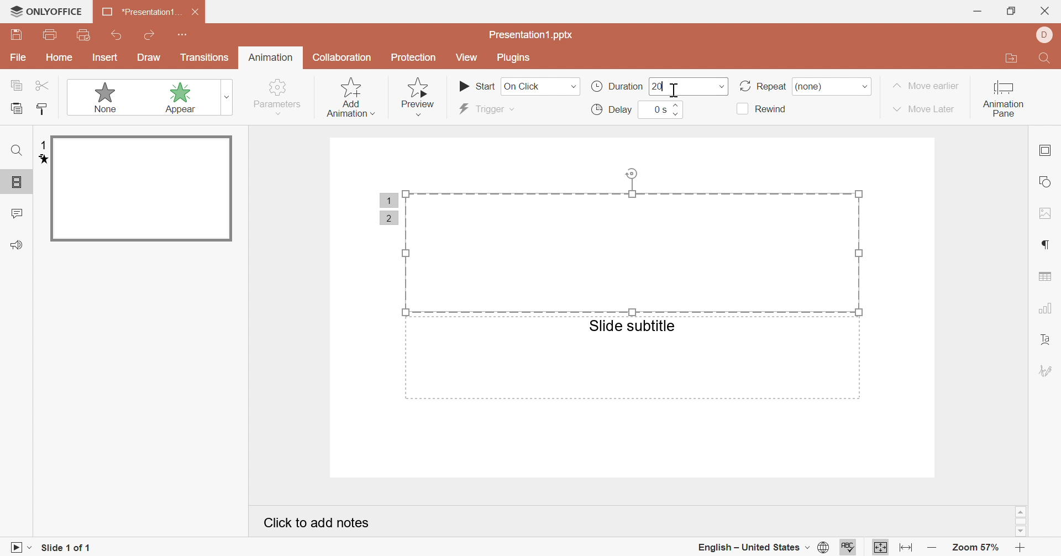  What do you see at coordinates (349, 96) in the screenshot?
I see `add animation` at bounding box center [349, 96].